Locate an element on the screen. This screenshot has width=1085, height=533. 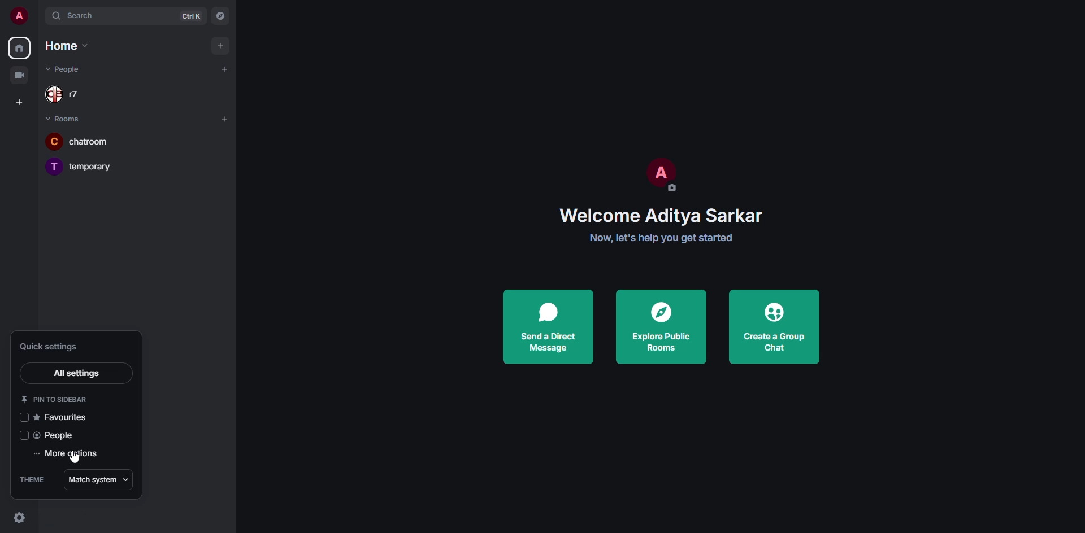
favorites is located at coordinates (65, 418).